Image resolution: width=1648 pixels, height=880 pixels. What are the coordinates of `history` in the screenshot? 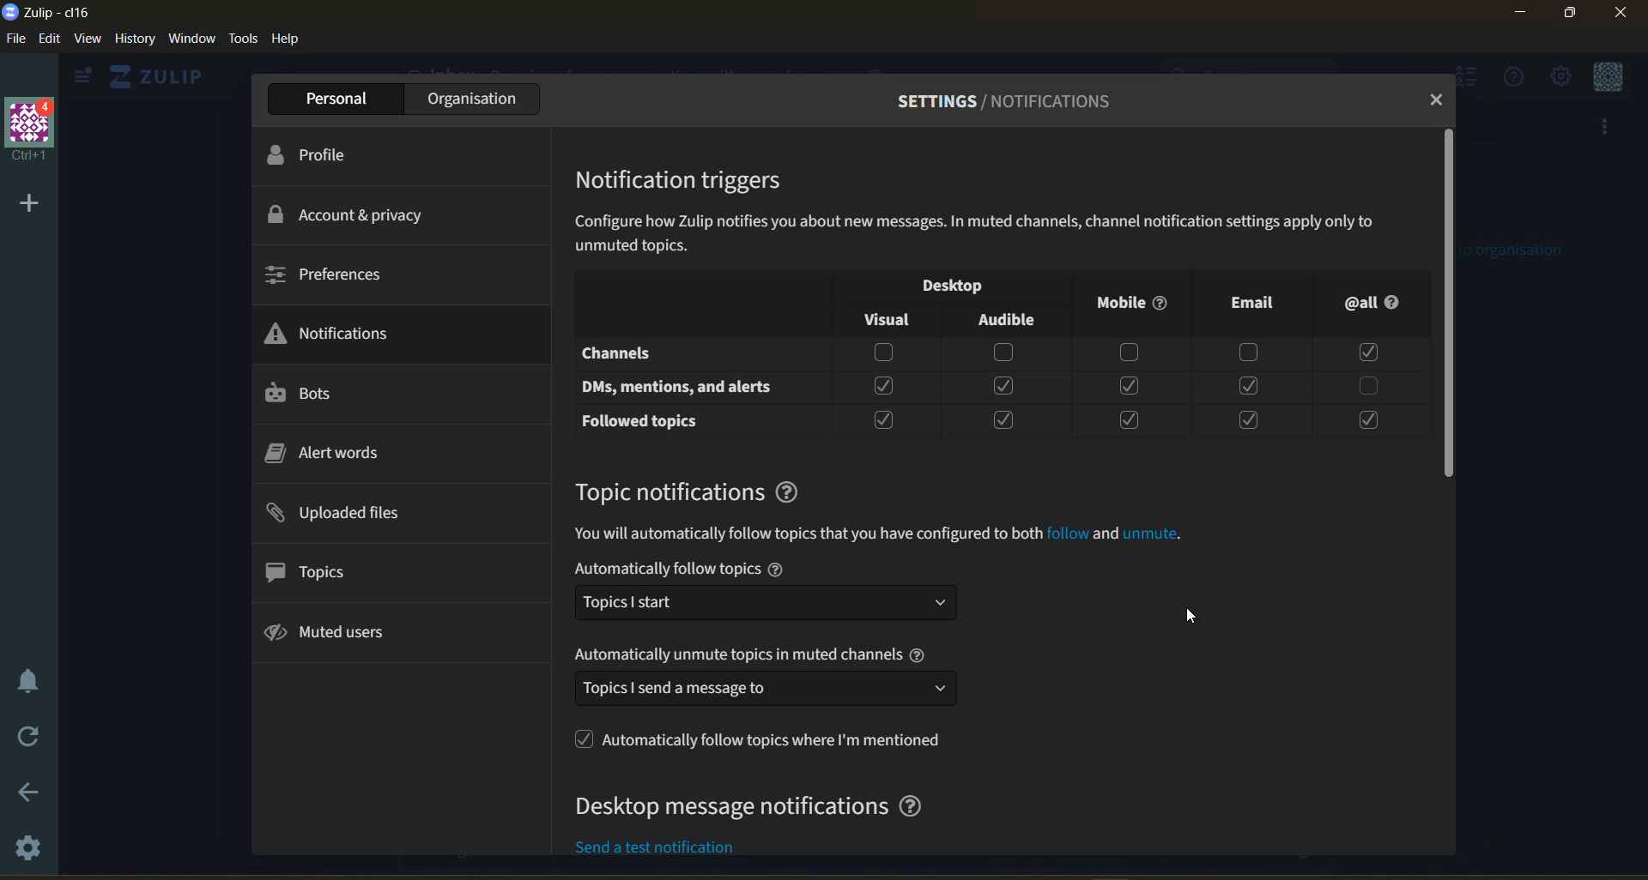 It's located at (135, 39).